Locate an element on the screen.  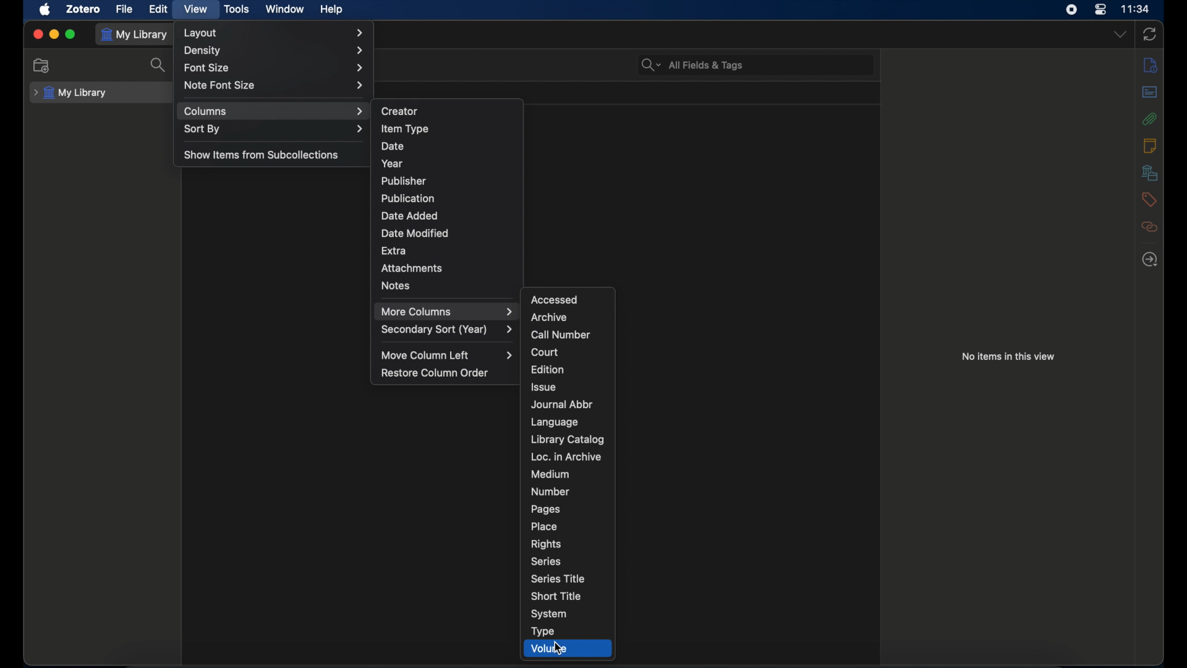
rights is located at coordinates (546, 544).